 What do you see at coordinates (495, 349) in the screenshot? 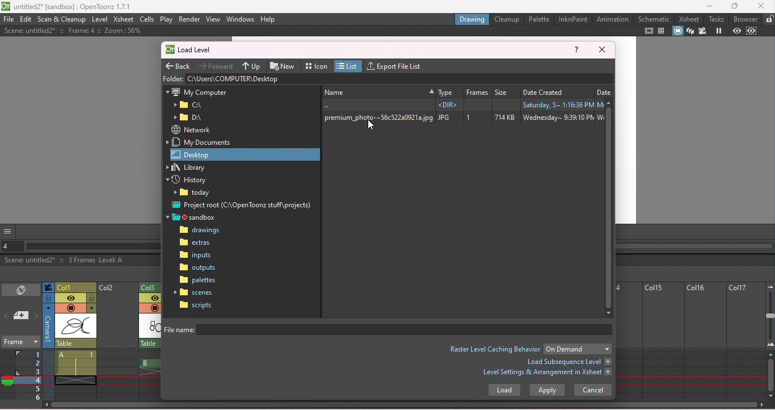
I see `Raster level caching behvior` at bounding box center [495, 349].